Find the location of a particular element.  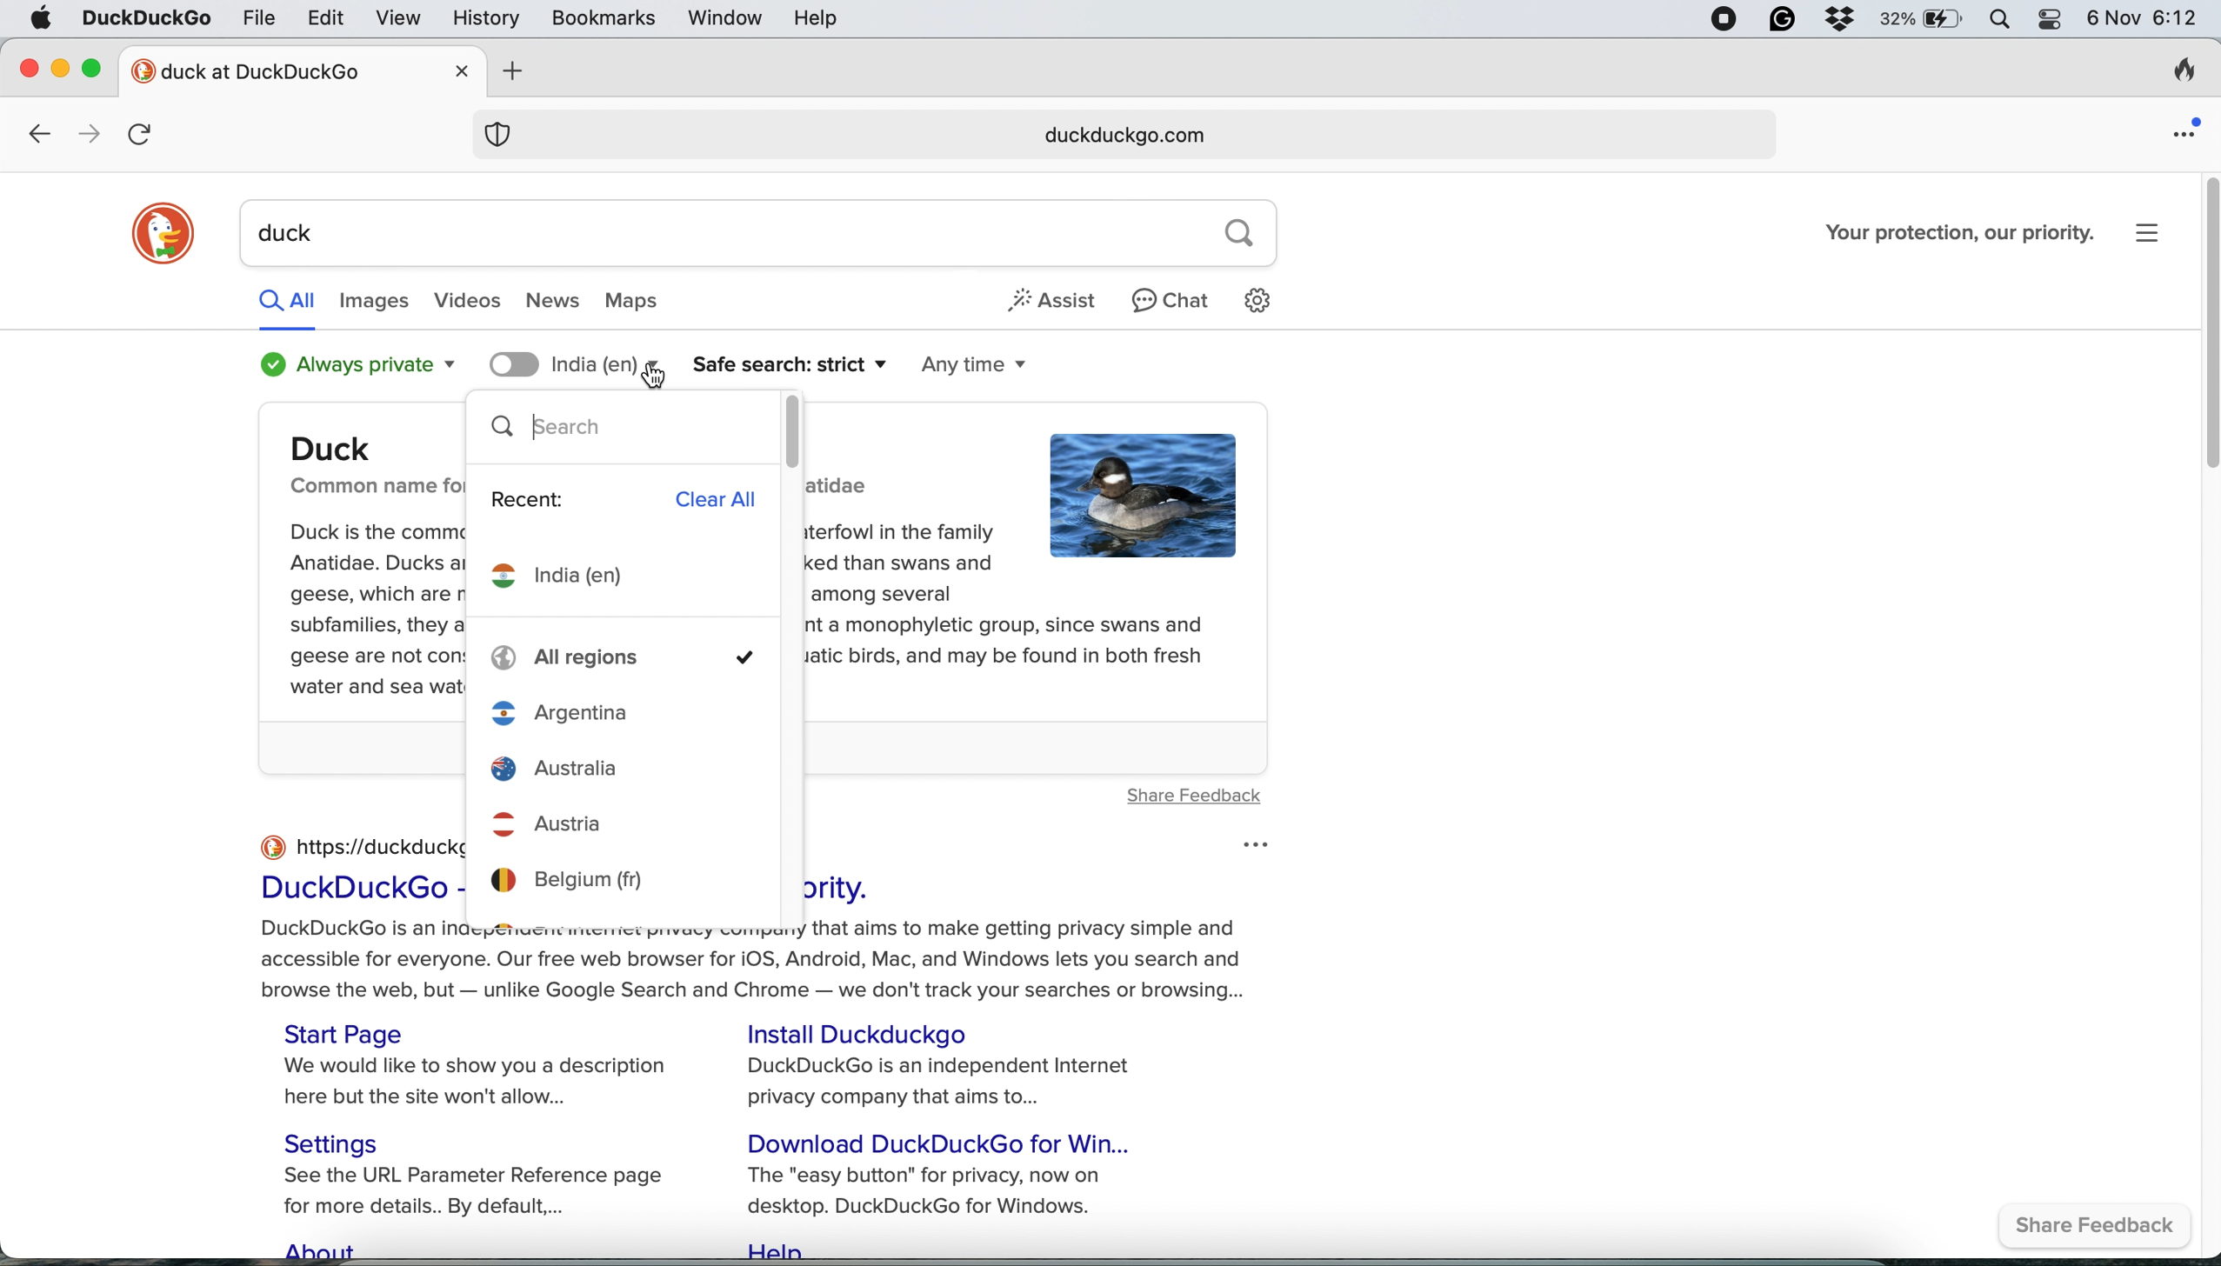

clear browsing history is located at coordinates (2183, 74).